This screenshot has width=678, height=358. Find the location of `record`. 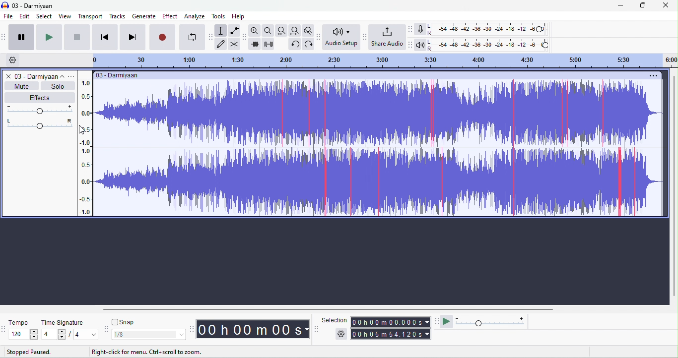

record is located at coordinates (163, 36).